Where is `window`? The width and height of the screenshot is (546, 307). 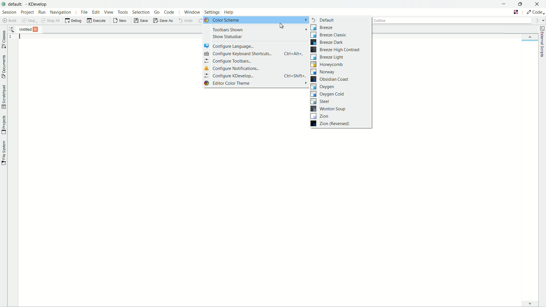
window is located at coordinates (192, 13).